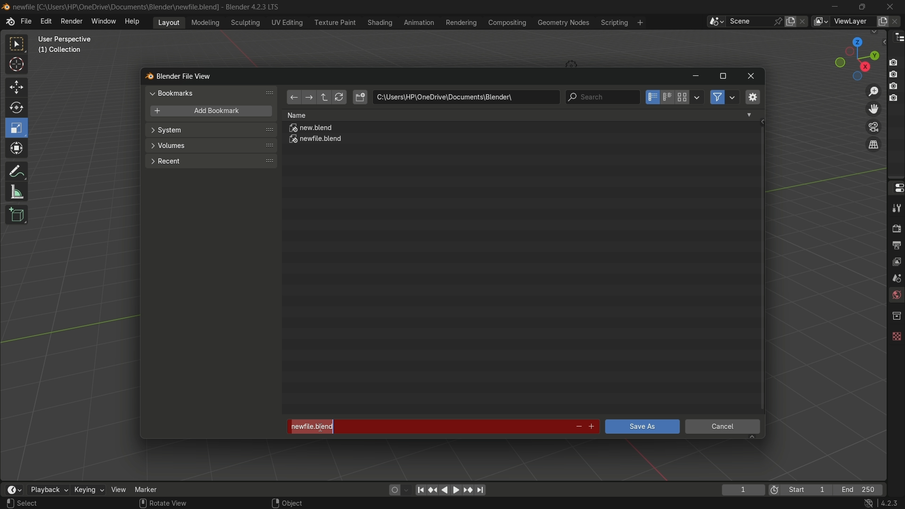  What do you see at coordinates (210, 146) in the screenshot?
I see `volumes` at bounding box center [210, 146].